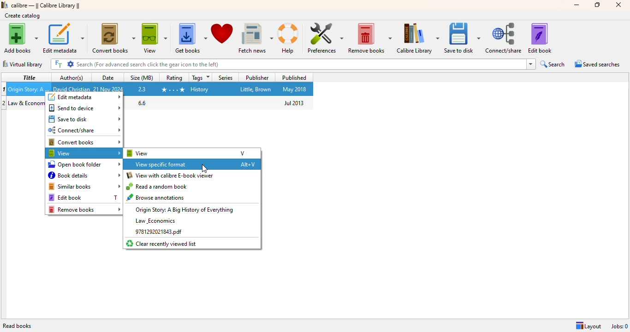 The image size is (630, 332). I want to click on Title, so click(27, 103).